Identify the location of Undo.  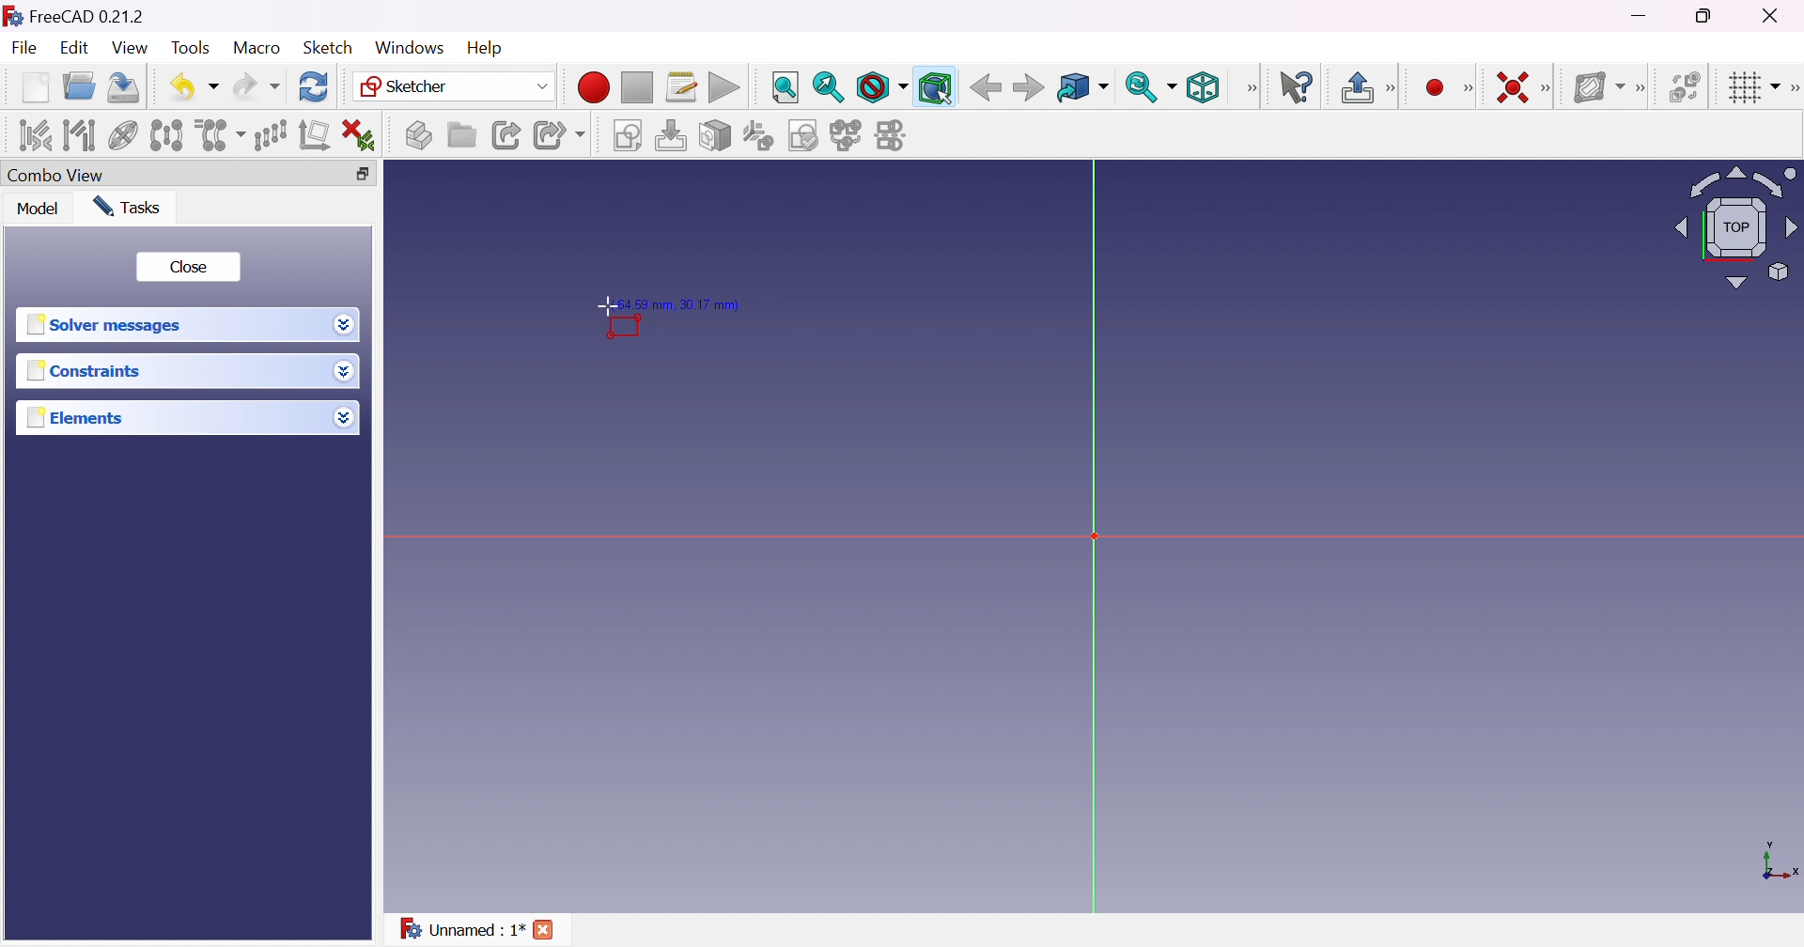
(194, 90).